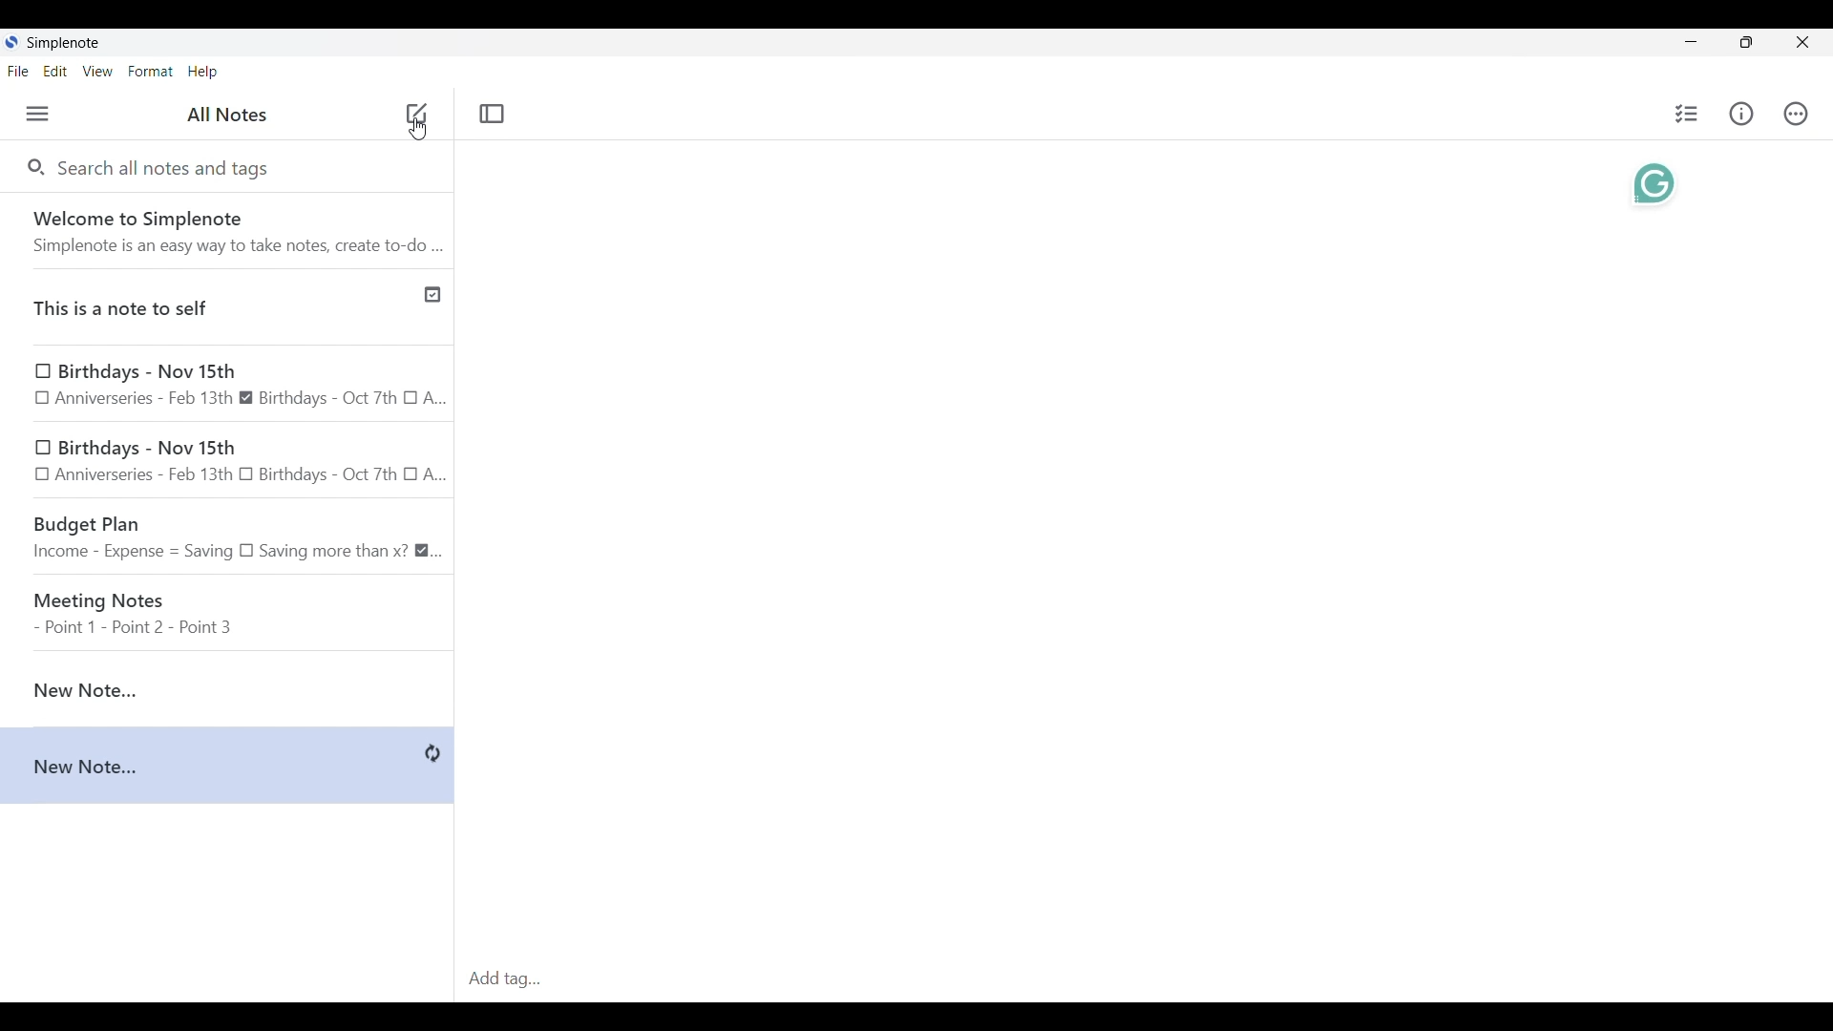  I want to click on Info, so click(1741, 114).